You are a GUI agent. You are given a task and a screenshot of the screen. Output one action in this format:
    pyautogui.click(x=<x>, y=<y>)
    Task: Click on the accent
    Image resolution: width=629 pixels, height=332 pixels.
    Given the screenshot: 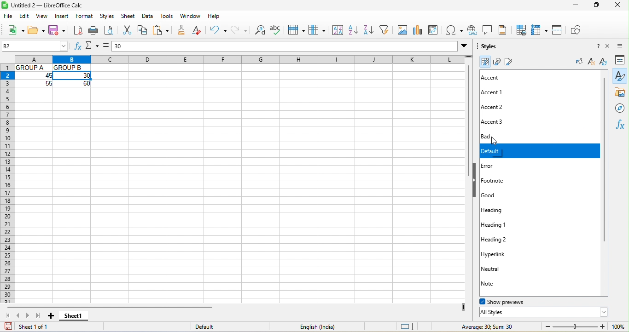 What is the action you would take?
    pyautogui.click(x=499, y=78)
    